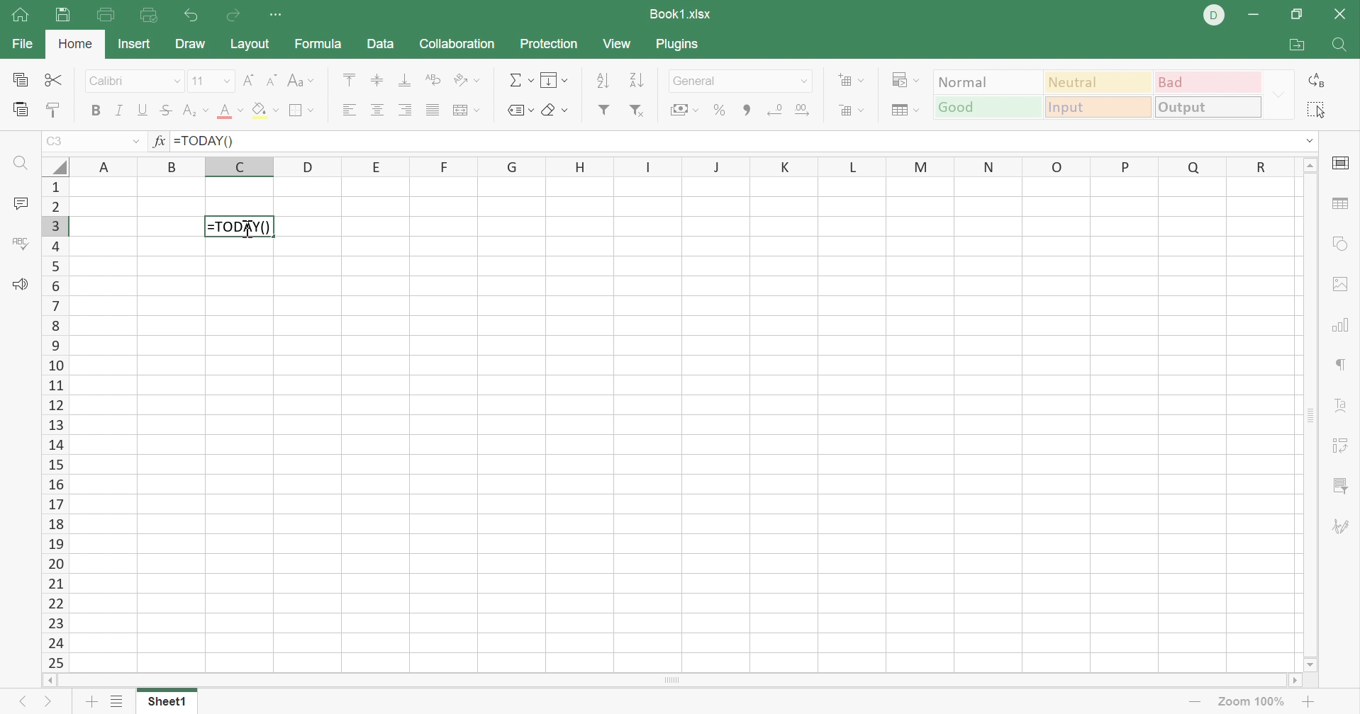 This screenshot has height=714, width=1360. Describe the element at coordinates (269, 79) in the screenshot. I see `Decrement font size` at that location.